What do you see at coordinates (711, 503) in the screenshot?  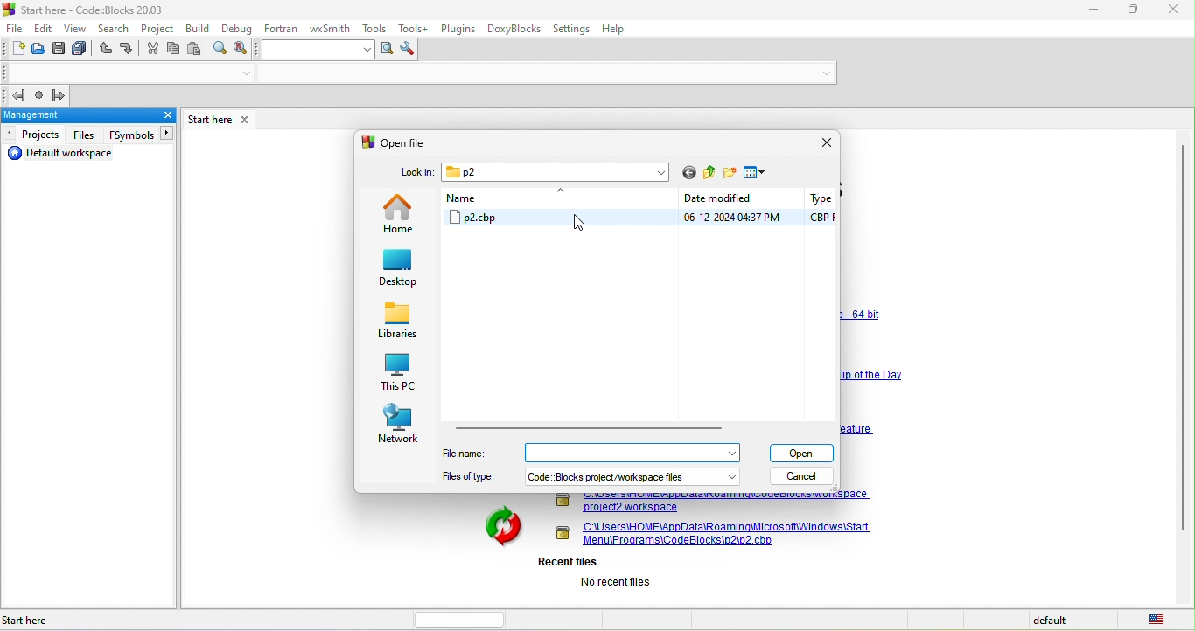 I see `link` at bounding box center [711, 503].